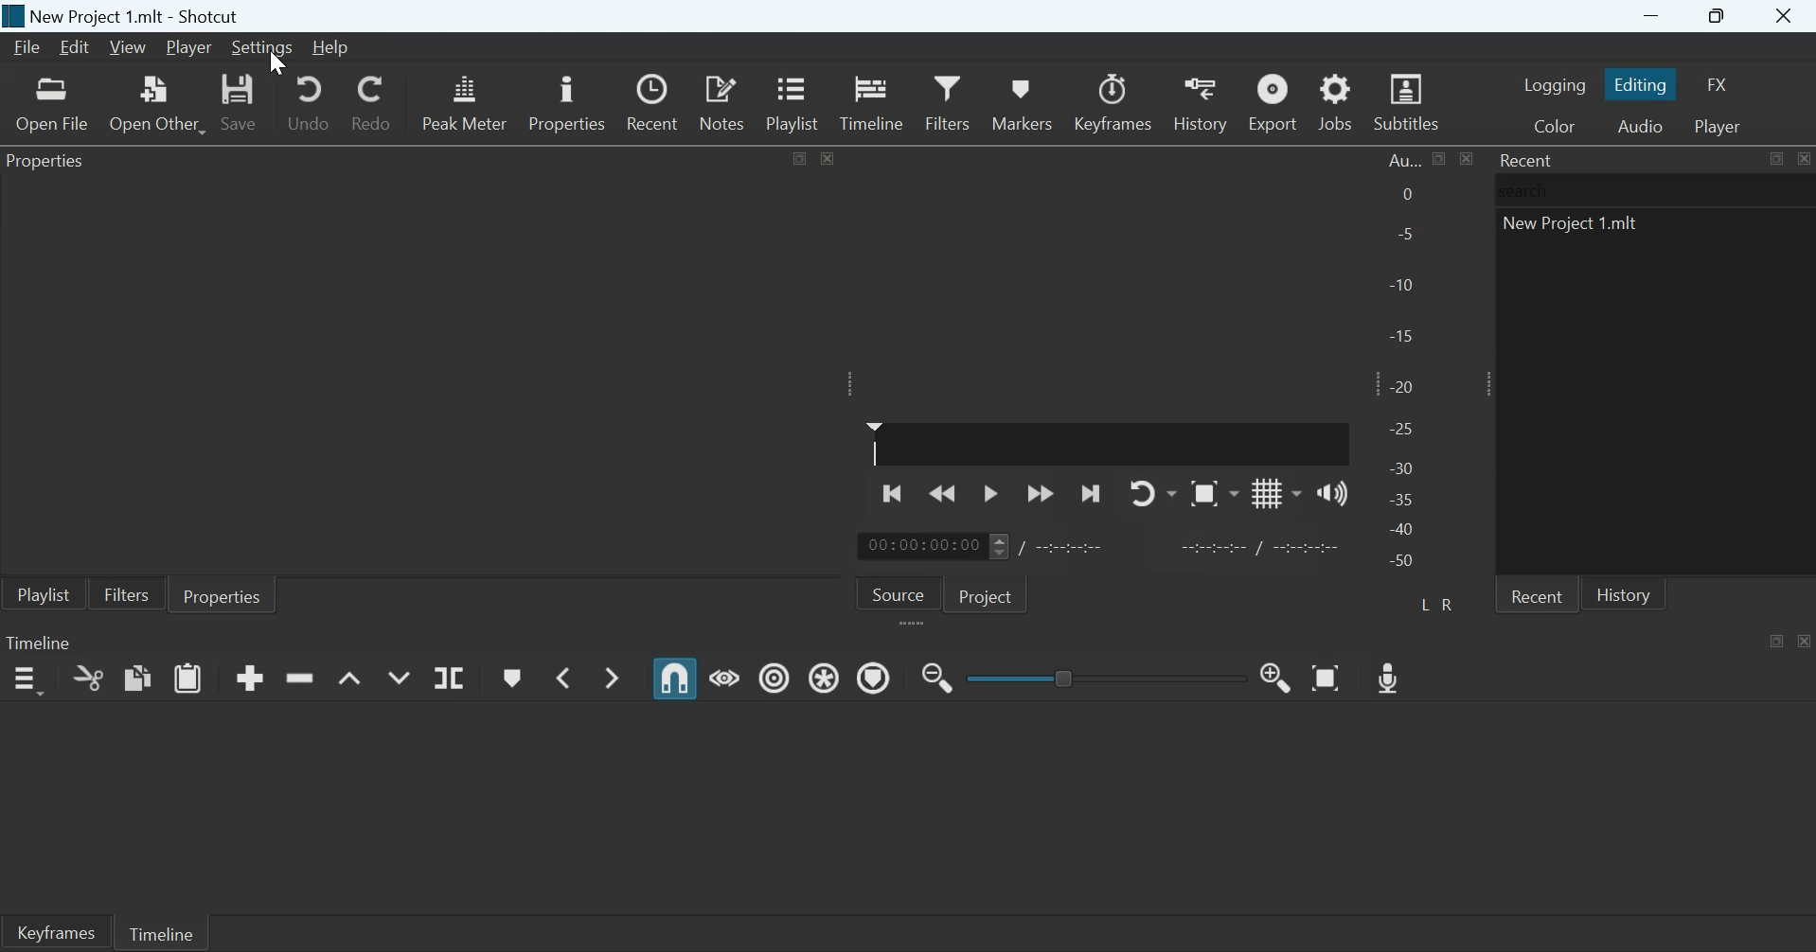 The width and height of the screenshot is (1816, 952). What do you see at coordinates (946, 100) in the screenshot?
I see `Filters` at bounding box center [946, 100].